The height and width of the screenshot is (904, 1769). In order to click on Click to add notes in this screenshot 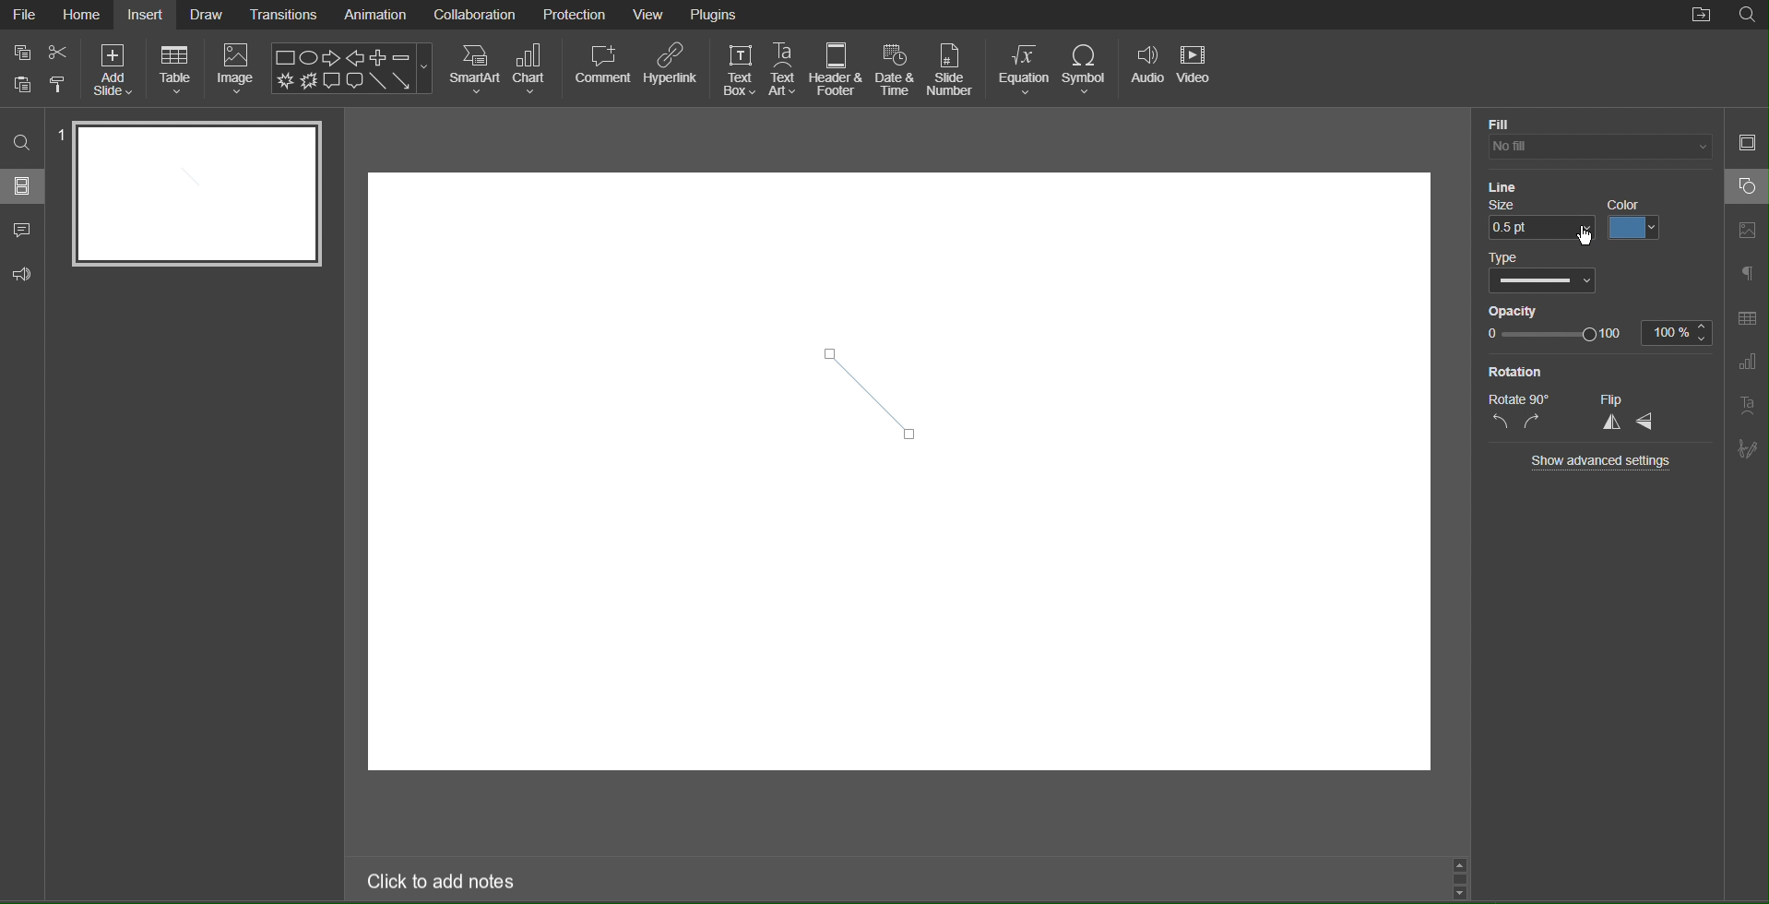, I will do `click(443, 884)`.